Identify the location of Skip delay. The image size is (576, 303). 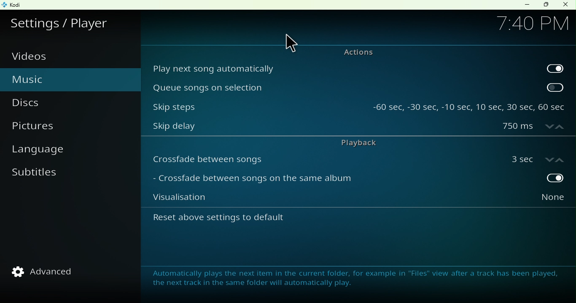
(320, 128).